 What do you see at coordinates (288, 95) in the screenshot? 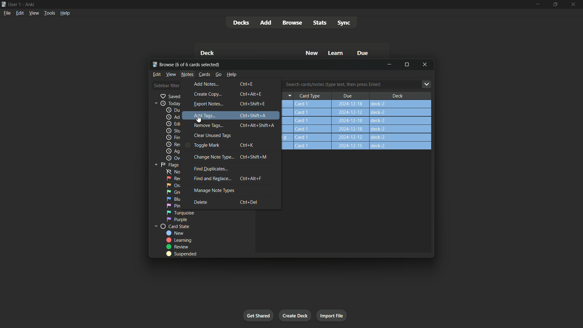
I see `arrow` at bounding box center [288, 95].